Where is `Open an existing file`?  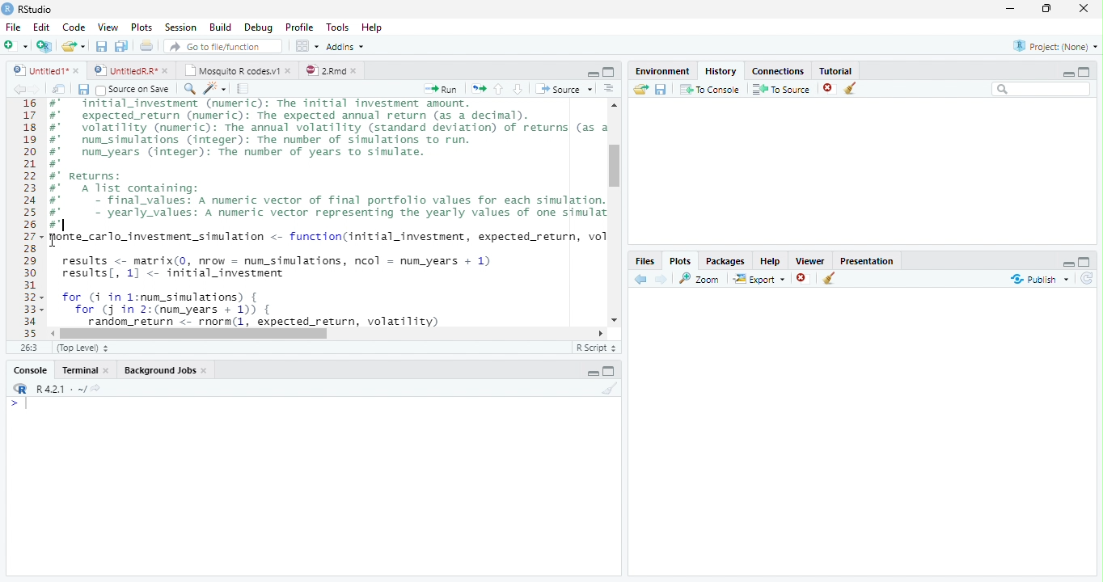 Open an existing file is located at coordinates (74, 45).